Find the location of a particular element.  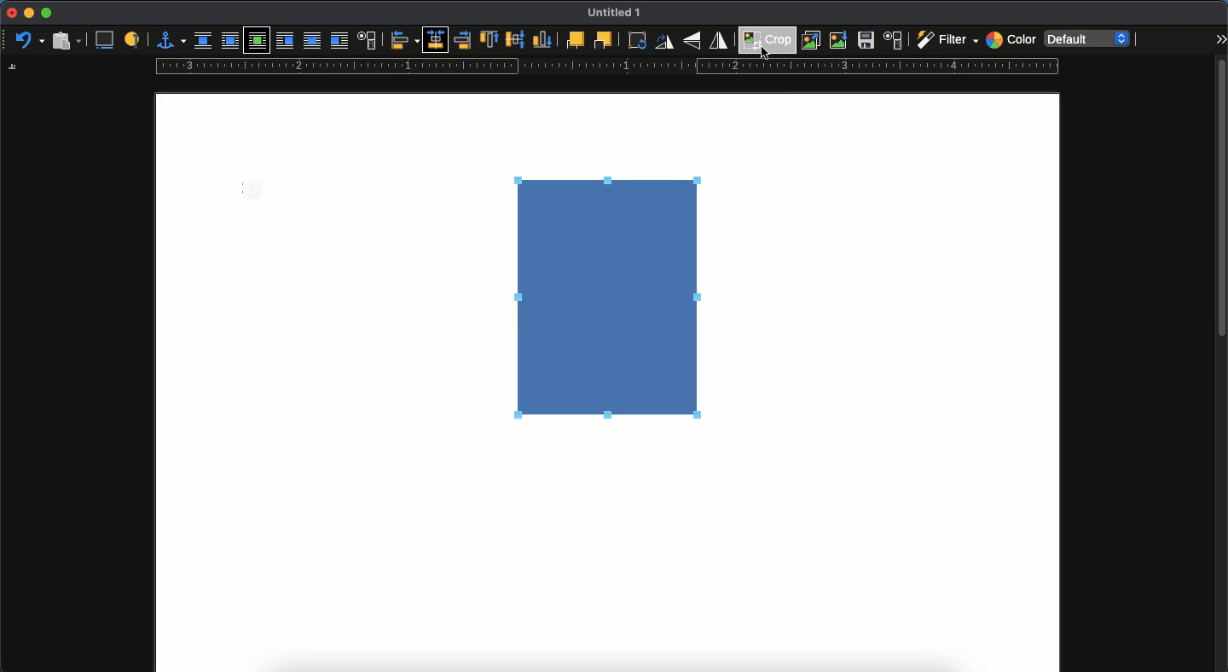

filter is located at coordinates (946, 40).